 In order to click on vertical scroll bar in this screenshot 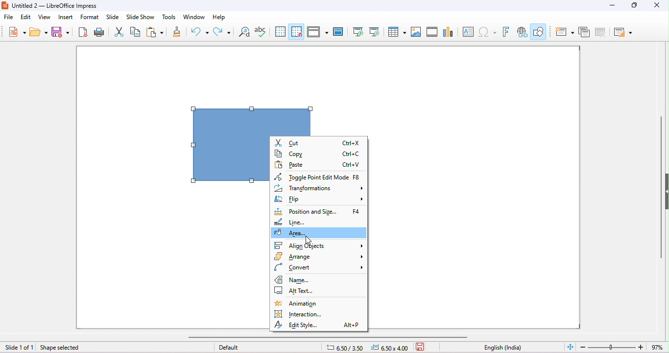, I will do `click(660, 195)`.